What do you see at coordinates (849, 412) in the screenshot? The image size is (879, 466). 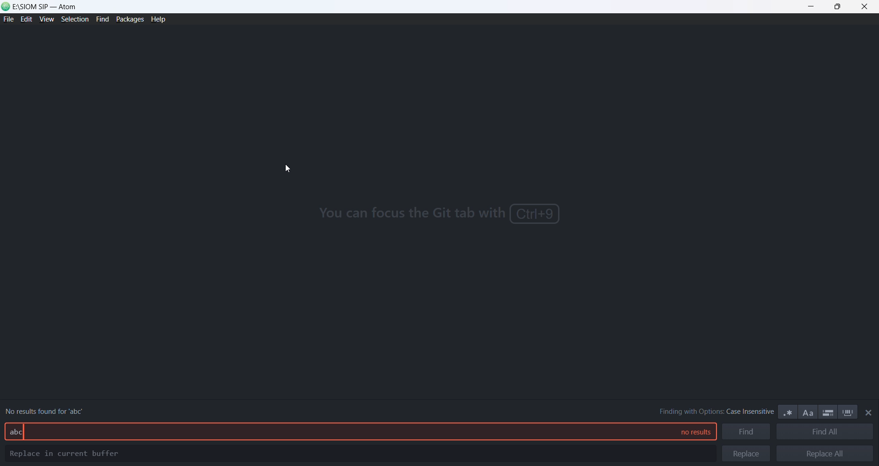 I see `whole word` at bounding box center [849, 412].